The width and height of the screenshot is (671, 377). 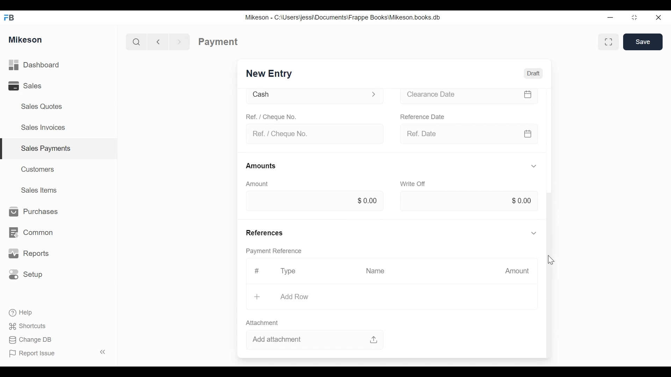 What do you see at coordinates (295, 296) in the screenshot?
I see `add row` at bounding box center [295, 296].